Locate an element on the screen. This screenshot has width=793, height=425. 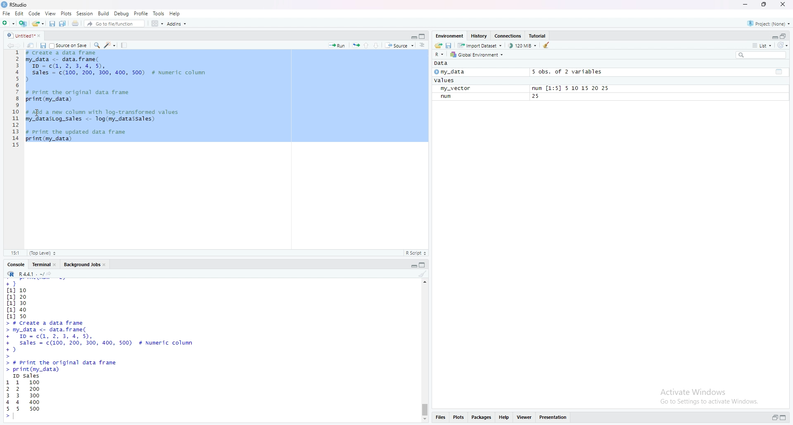
close is located at coordinates (108, 266).